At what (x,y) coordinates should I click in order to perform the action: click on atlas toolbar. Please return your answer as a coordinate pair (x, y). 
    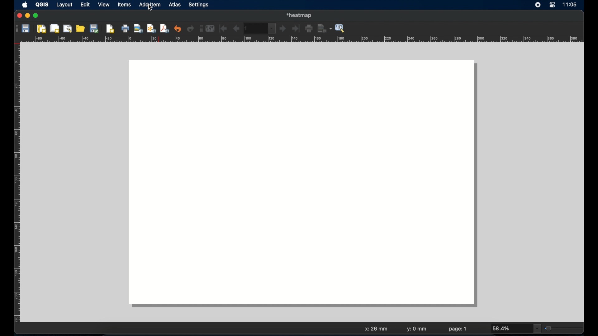
    Looking at the image, I should click on (200, 29).